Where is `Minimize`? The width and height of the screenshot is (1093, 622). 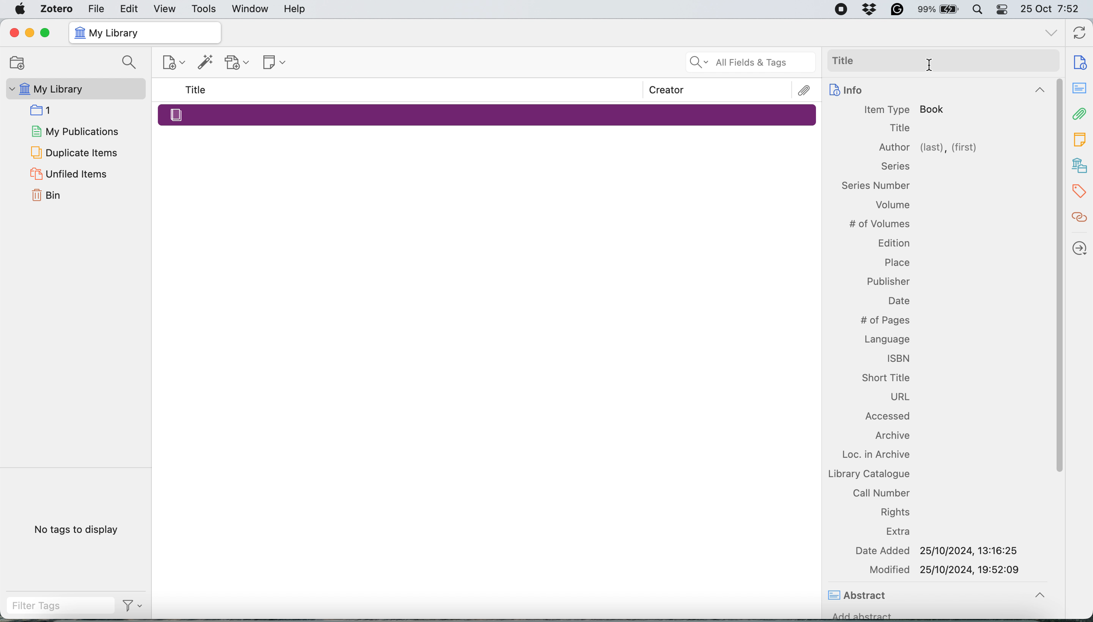
Minimize is located at coordinates (29, 33).